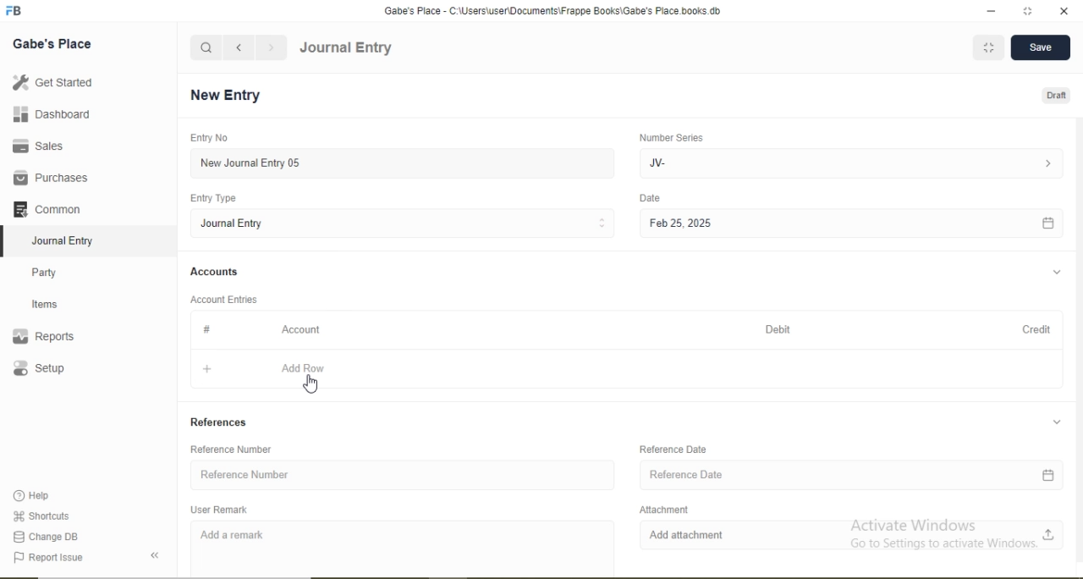 The image size is (1083, 579). I want to click on Date, so click(651, 198).